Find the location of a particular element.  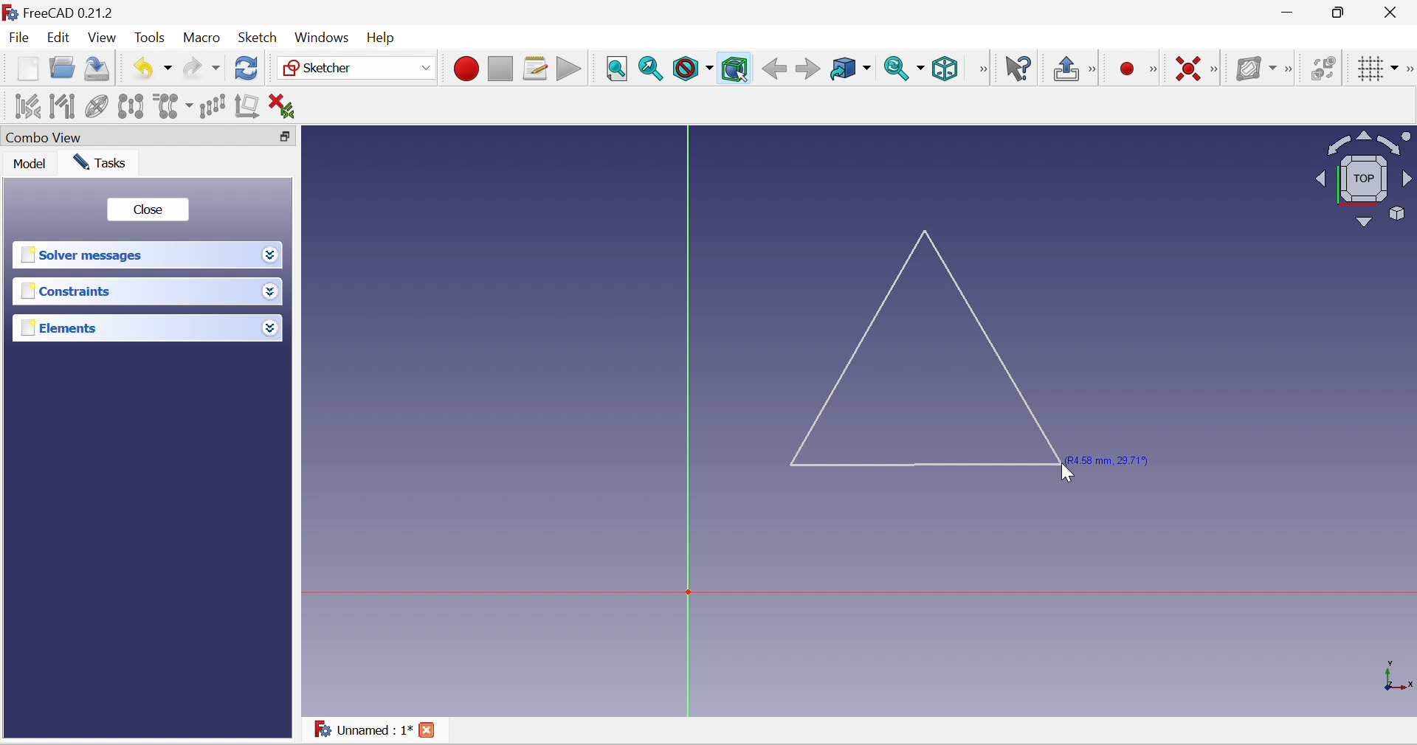

Clone is located at coordinates (173, 108).